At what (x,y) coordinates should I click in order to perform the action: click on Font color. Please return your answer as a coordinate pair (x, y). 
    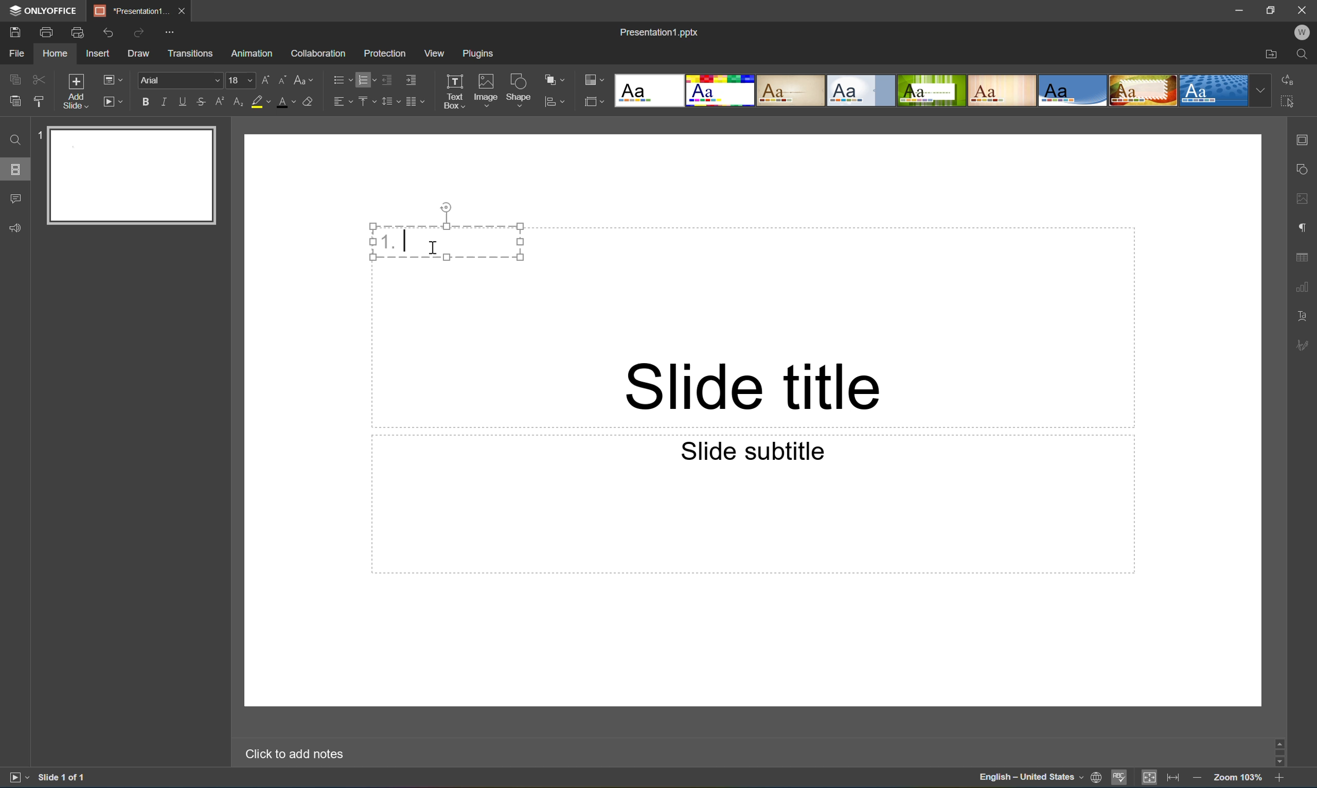
    Looking at the image, I should click on (285, 104).